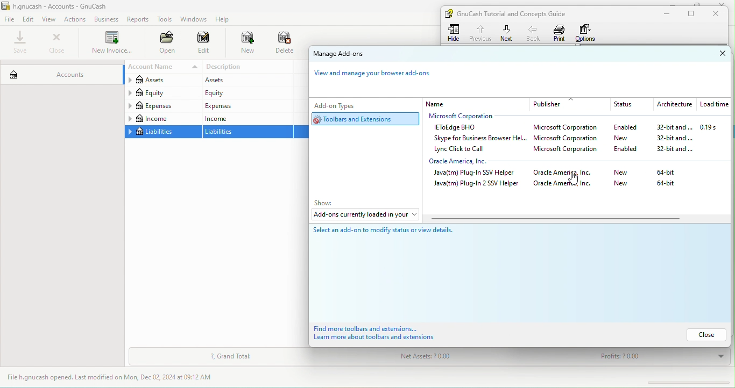 The height and width of the screenshot is (388, 735). Describe the element at coordinates (516, 13) in the screenshot. I see `gnu cash tutorial and concepts guide` at that location.